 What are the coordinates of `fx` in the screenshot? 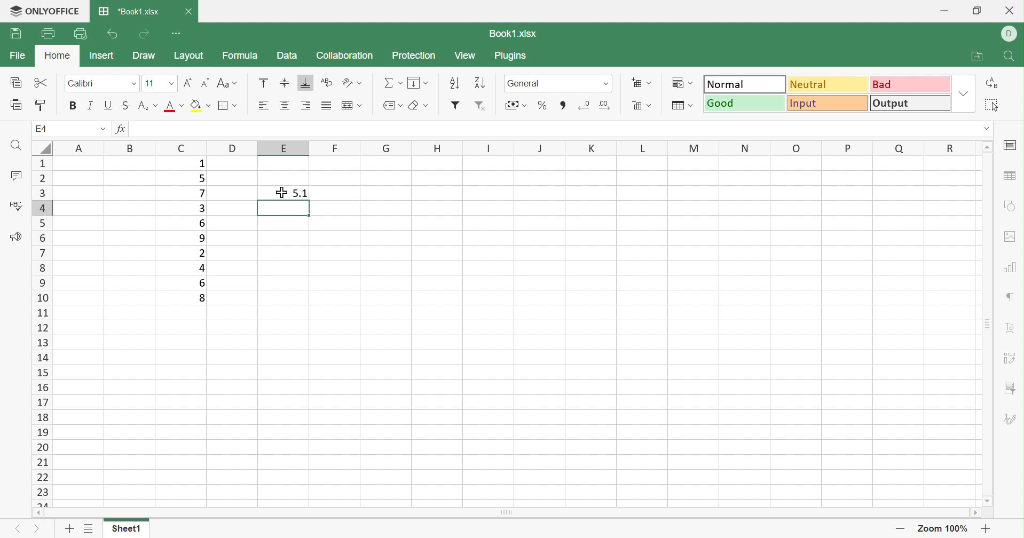 It's located at (123, 129).